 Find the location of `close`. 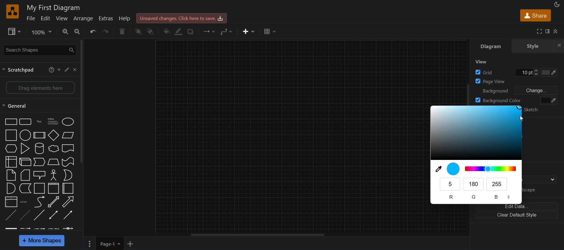

close is located at coordinates (559, 45).